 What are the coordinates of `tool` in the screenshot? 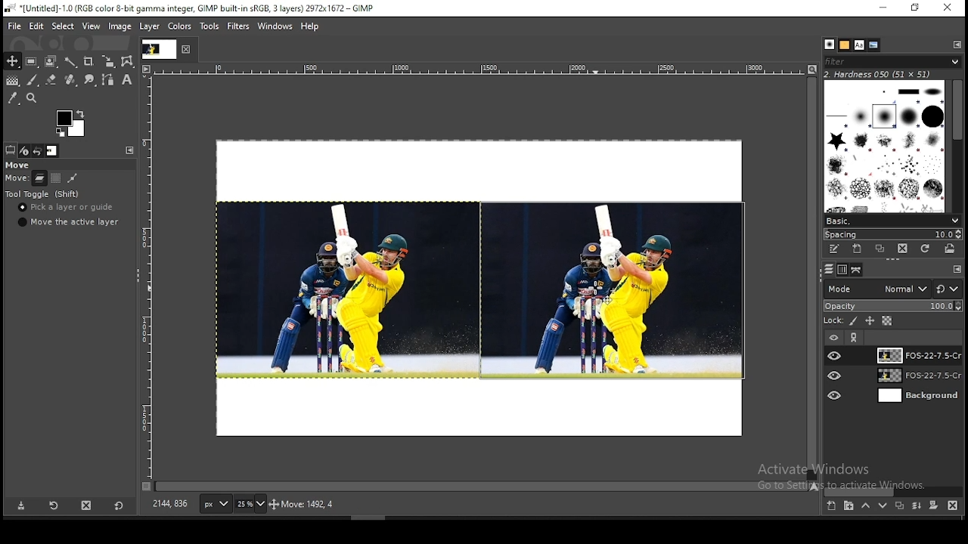 It's located at (957, 44).